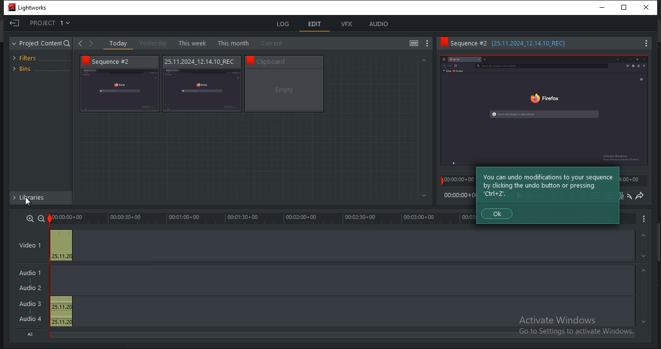 The height and width of the screenshot is (349, 661). What do you see at coordinates (633, 181) in the screenshot?
I see `time stamp` at bounding box center [633, 181].